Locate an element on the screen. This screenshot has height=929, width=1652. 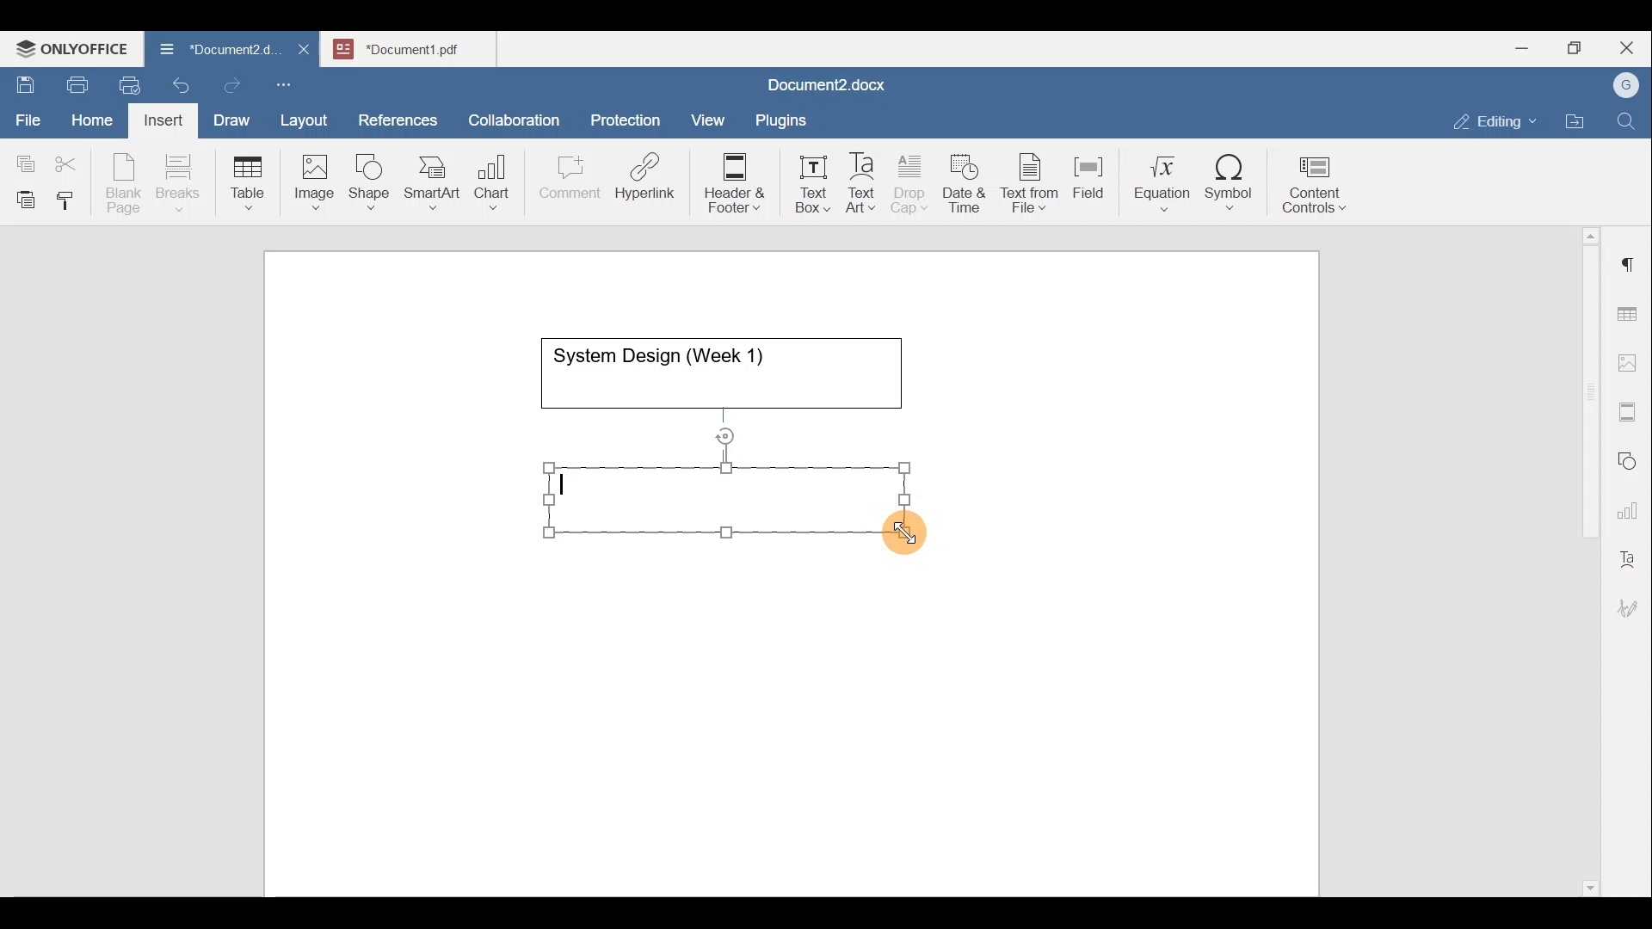
Paste is located at coordinates (22, 195).